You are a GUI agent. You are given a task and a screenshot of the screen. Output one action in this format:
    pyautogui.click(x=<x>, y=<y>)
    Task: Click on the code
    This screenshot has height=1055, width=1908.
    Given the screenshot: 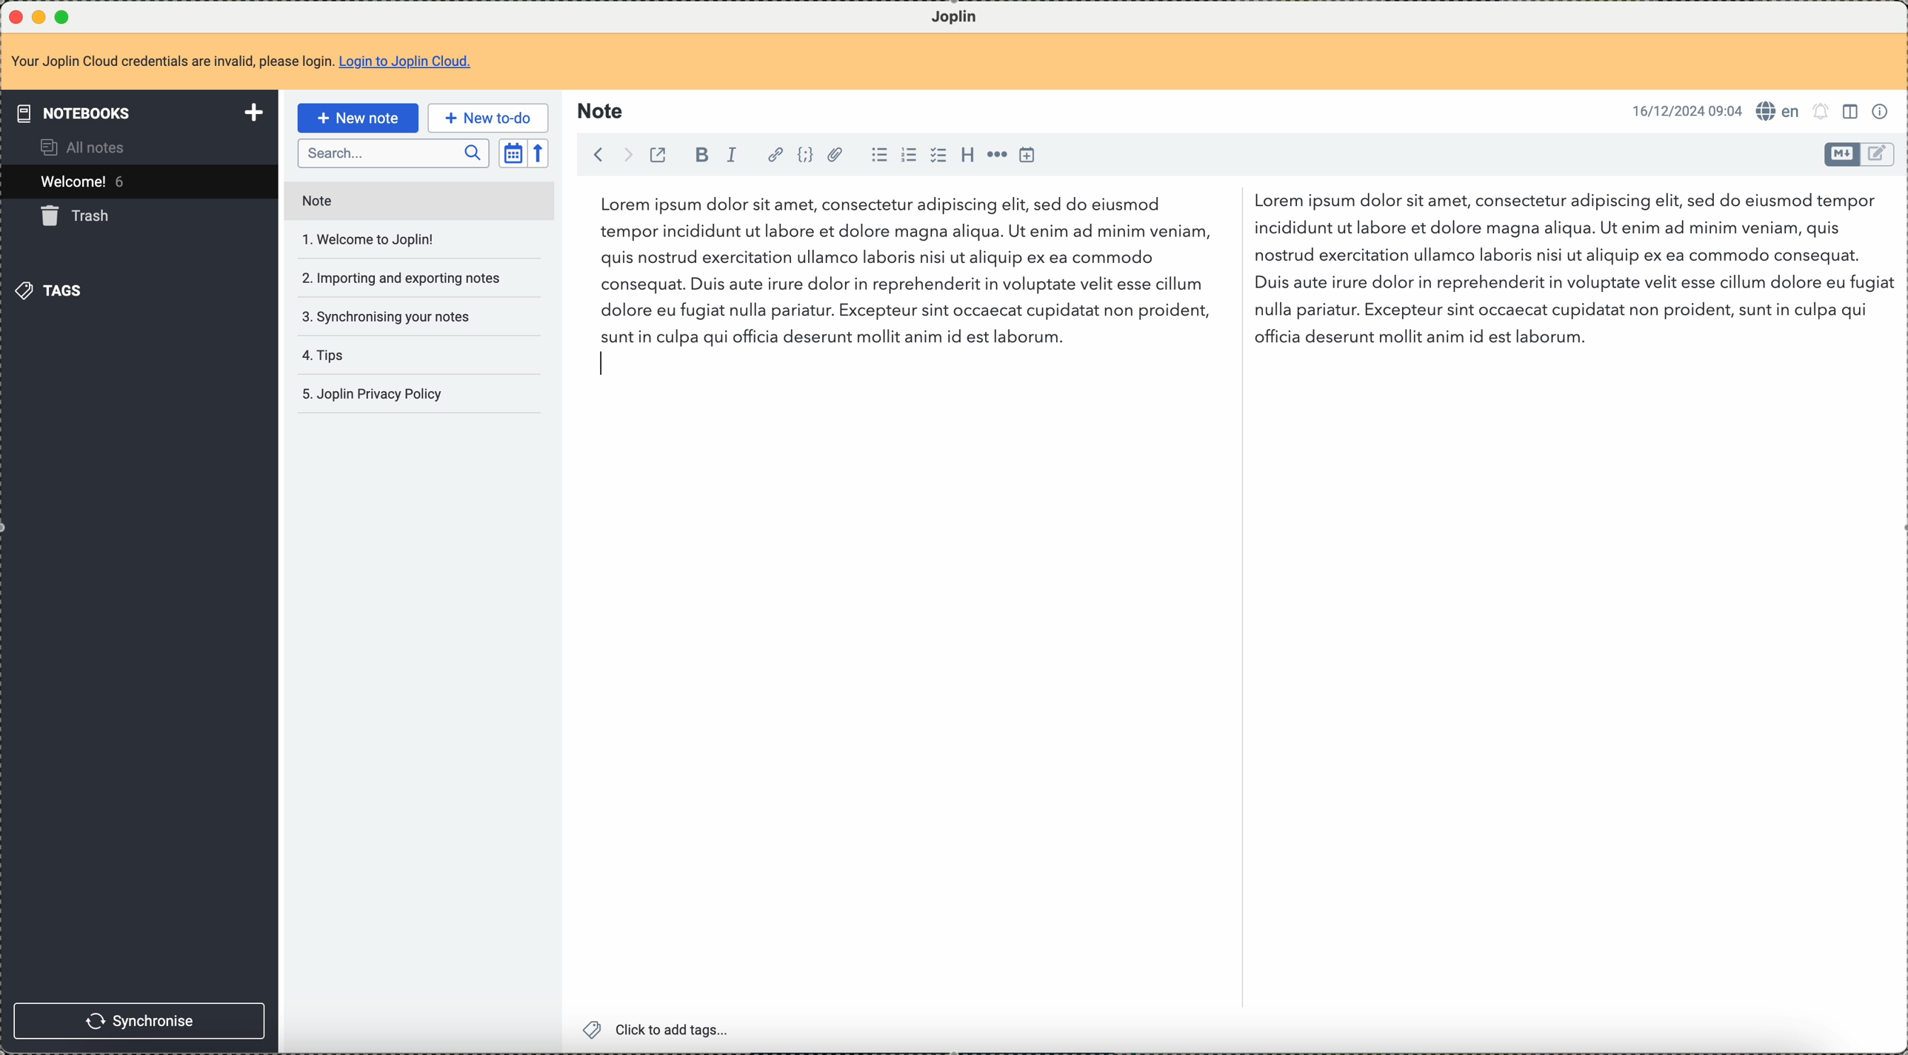 What is the action you would take?
    pyautogui.click(x=805, y=153)
    